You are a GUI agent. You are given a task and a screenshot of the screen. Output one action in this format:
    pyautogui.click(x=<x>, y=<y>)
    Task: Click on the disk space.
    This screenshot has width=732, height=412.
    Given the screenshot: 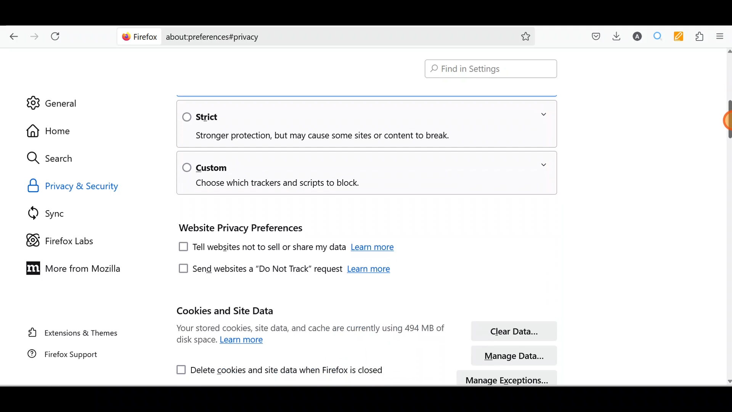 What is the action you would take?
    pyautogui.click(x=196, y=341)
    